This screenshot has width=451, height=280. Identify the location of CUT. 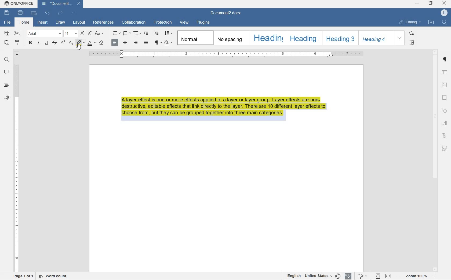
(17, 34).